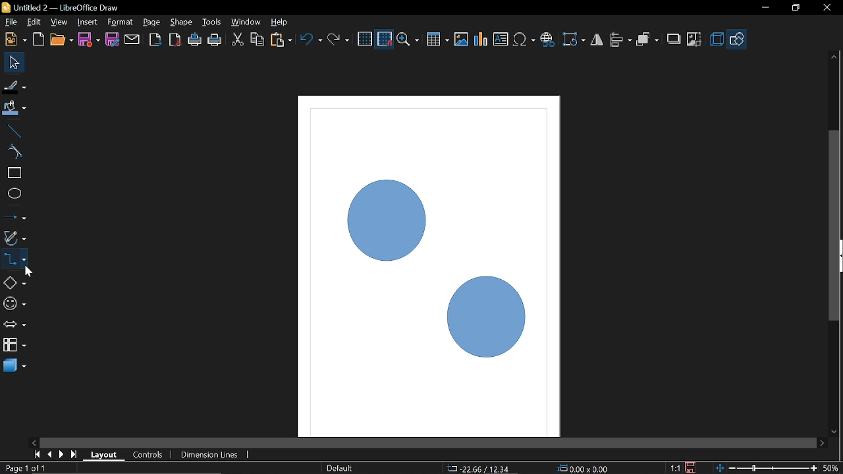 The height and width of the screenshot is (474, 843). What do you see at coordinates (213, 454) in the screenshot?
I see `Dimension lines` at bounding box center [213, 454].